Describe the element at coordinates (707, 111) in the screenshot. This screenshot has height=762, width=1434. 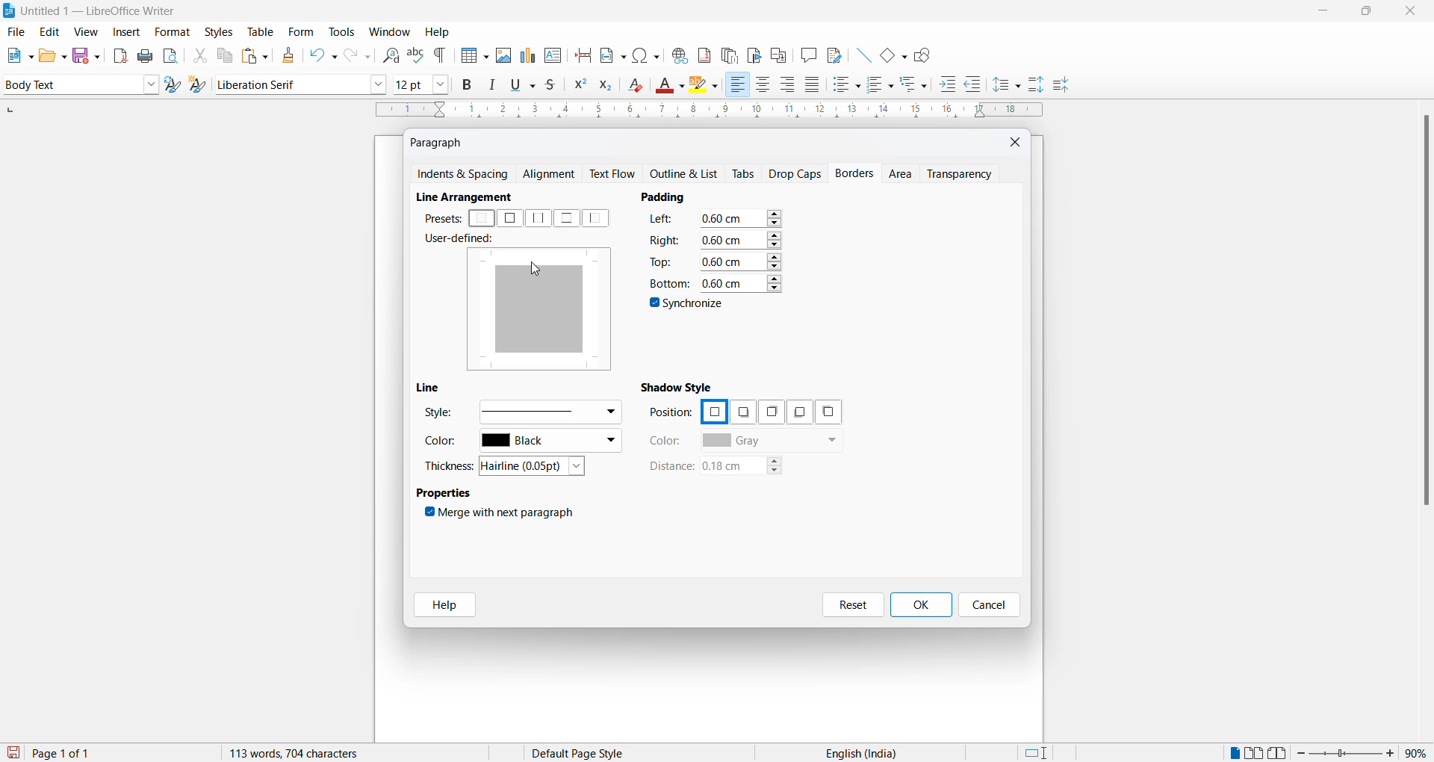
I see `scaling` at that location.